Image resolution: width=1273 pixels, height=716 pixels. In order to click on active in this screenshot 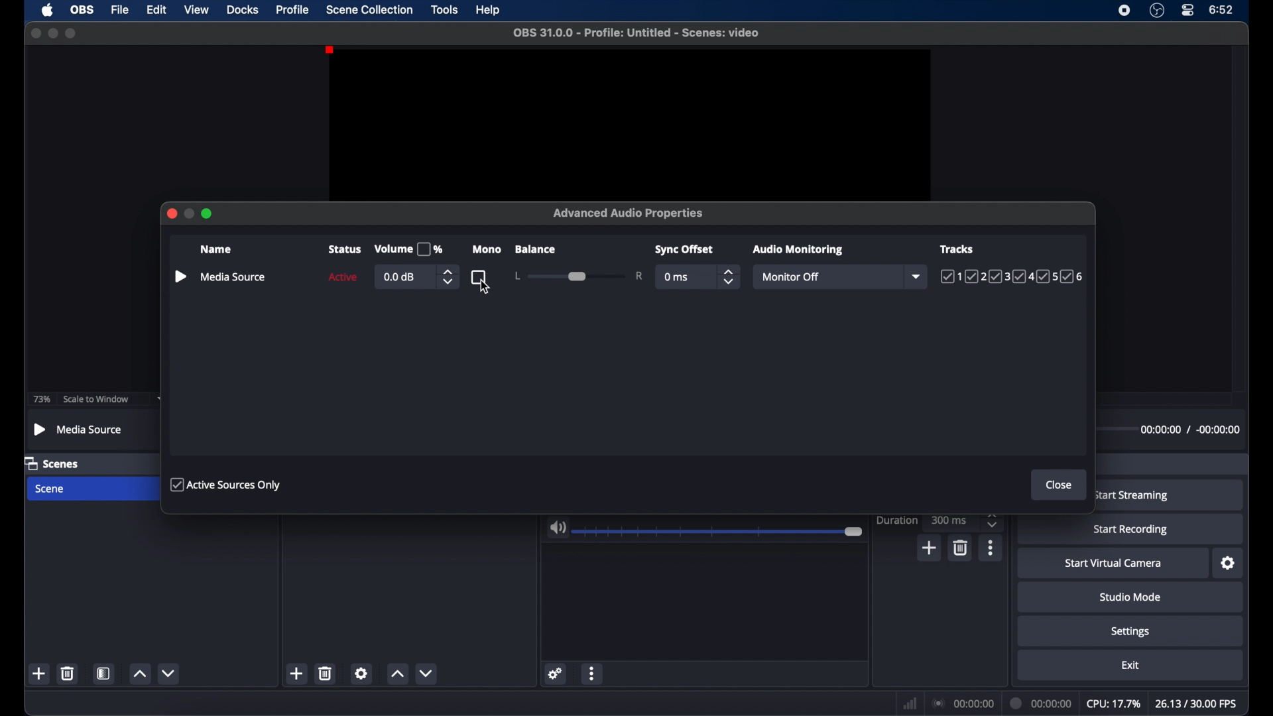, I will do `click(343, 277)`.